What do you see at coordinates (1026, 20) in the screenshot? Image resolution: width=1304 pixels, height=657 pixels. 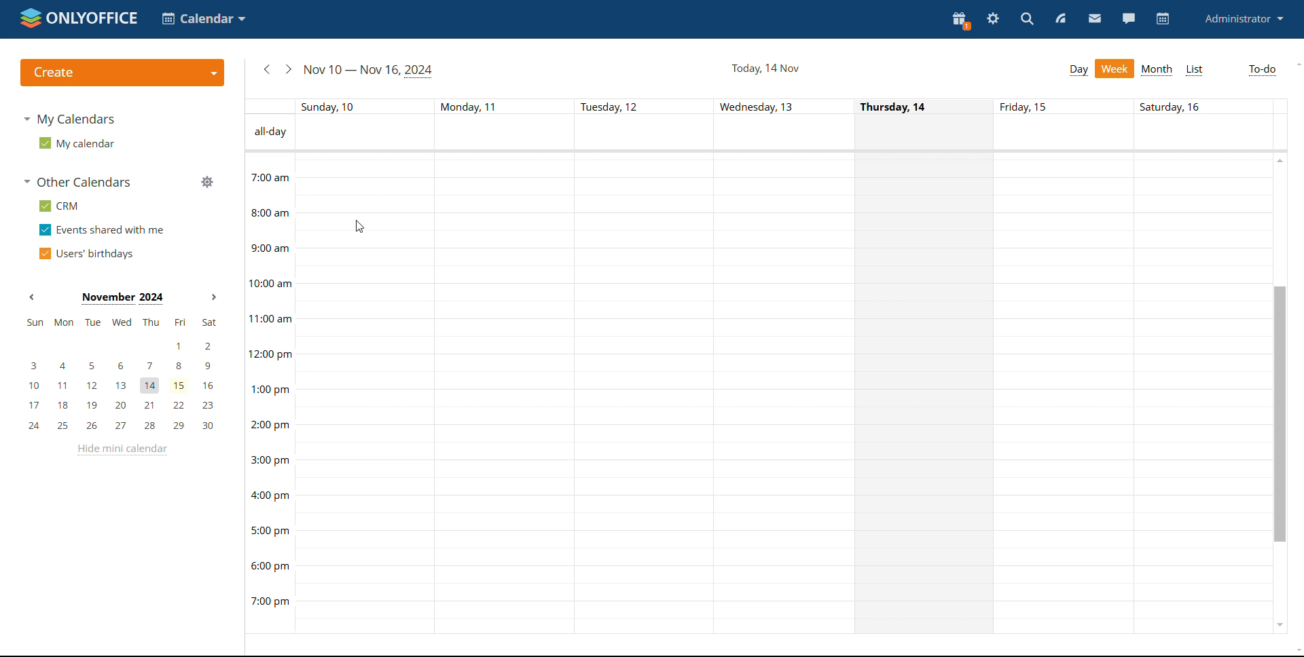 I see `search` at bounding box center [1026, 20].